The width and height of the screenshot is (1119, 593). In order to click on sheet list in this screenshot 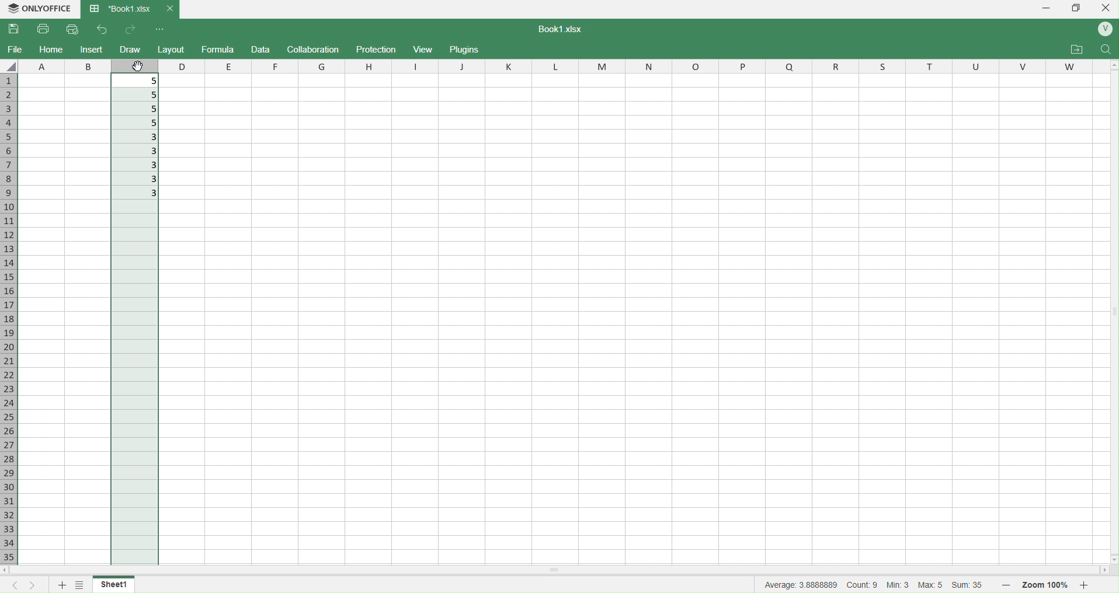, I will do `click(81, 584)`.